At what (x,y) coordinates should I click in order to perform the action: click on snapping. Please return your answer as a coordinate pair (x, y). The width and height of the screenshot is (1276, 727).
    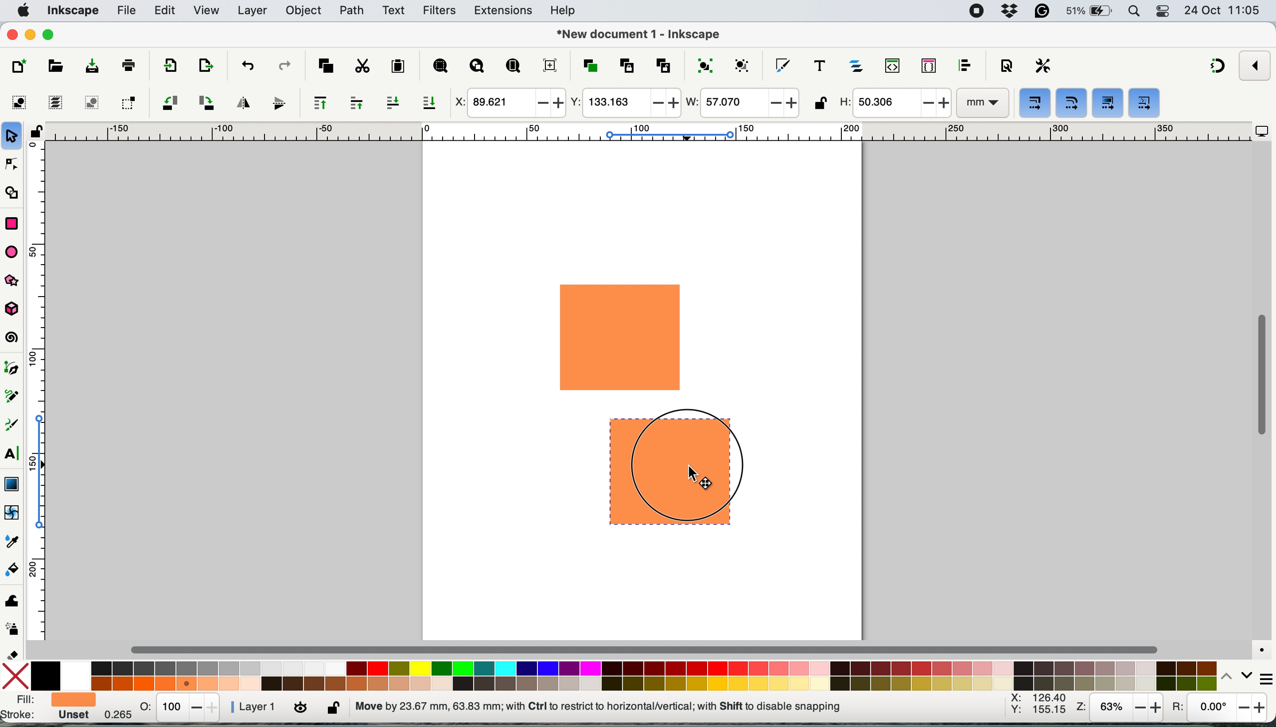
    Looking at the image, I should click on (1219, 67).